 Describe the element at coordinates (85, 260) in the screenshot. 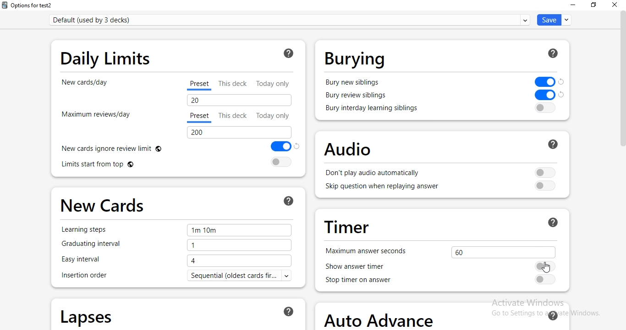

I see `Easy interval` at that location.